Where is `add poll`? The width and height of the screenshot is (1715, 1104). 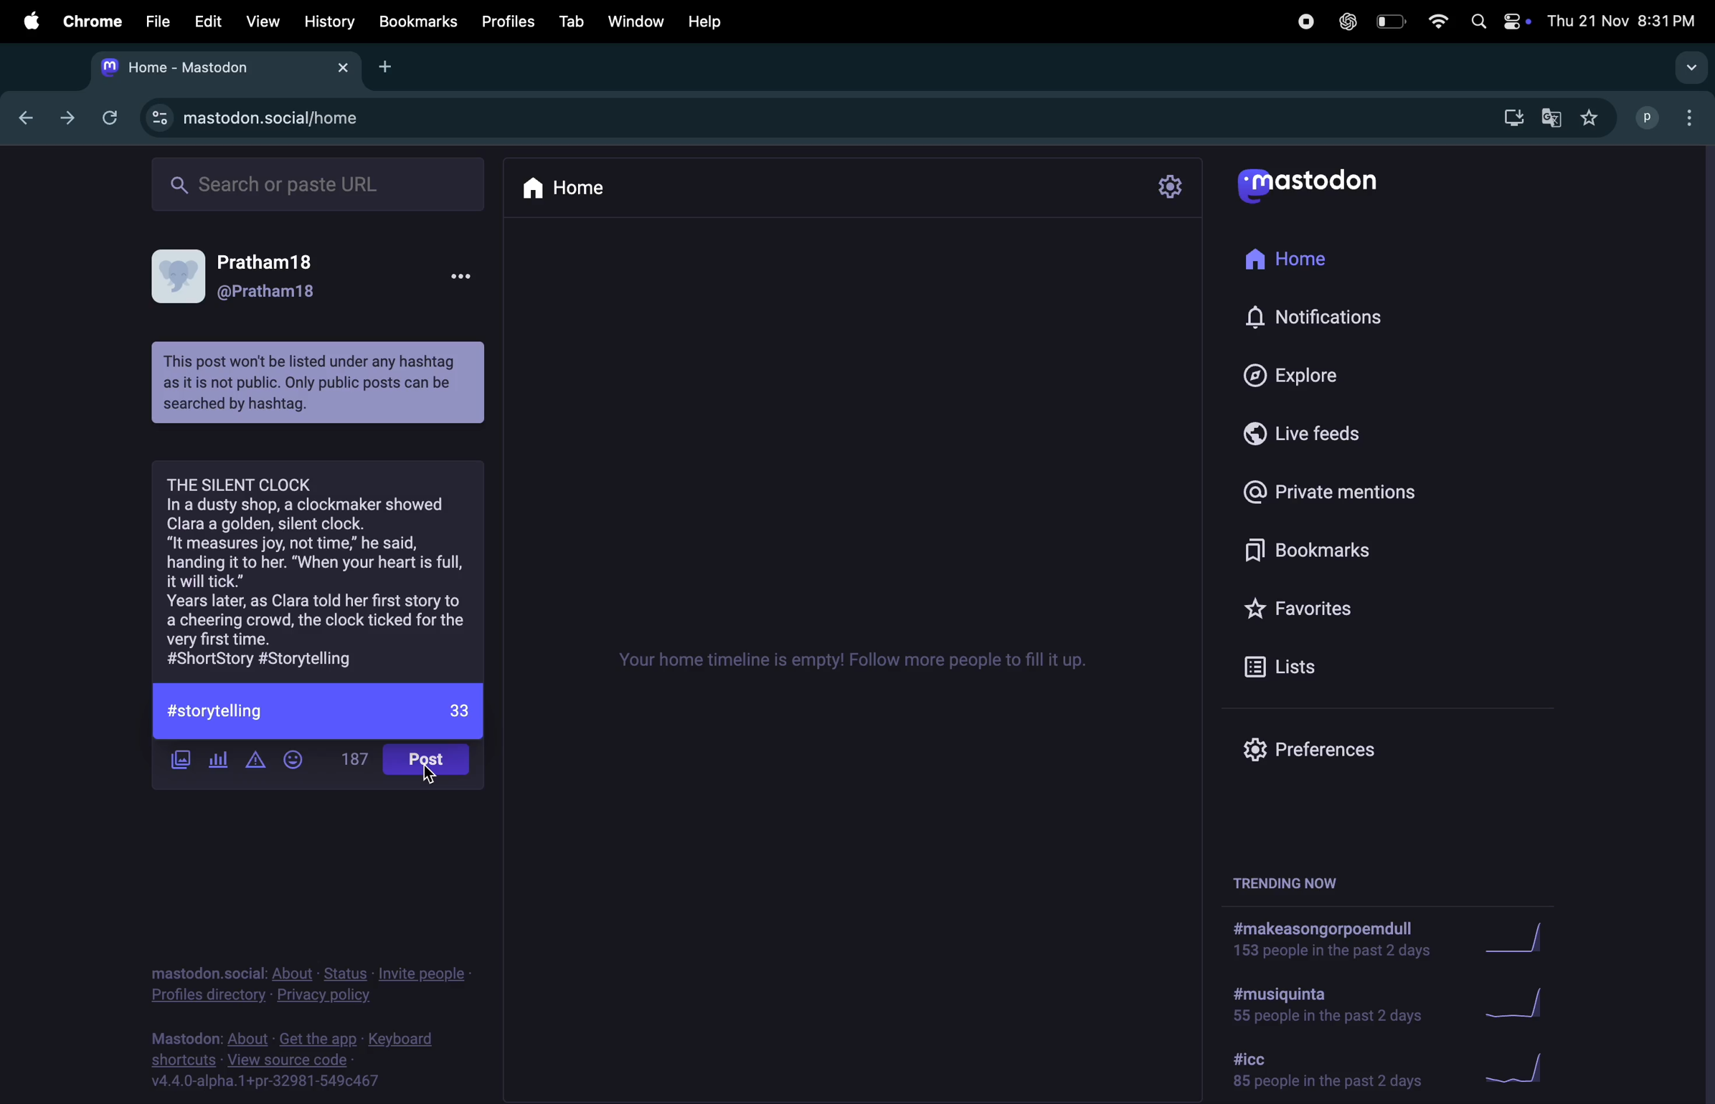
add poll is located at coordinates (220, 762).